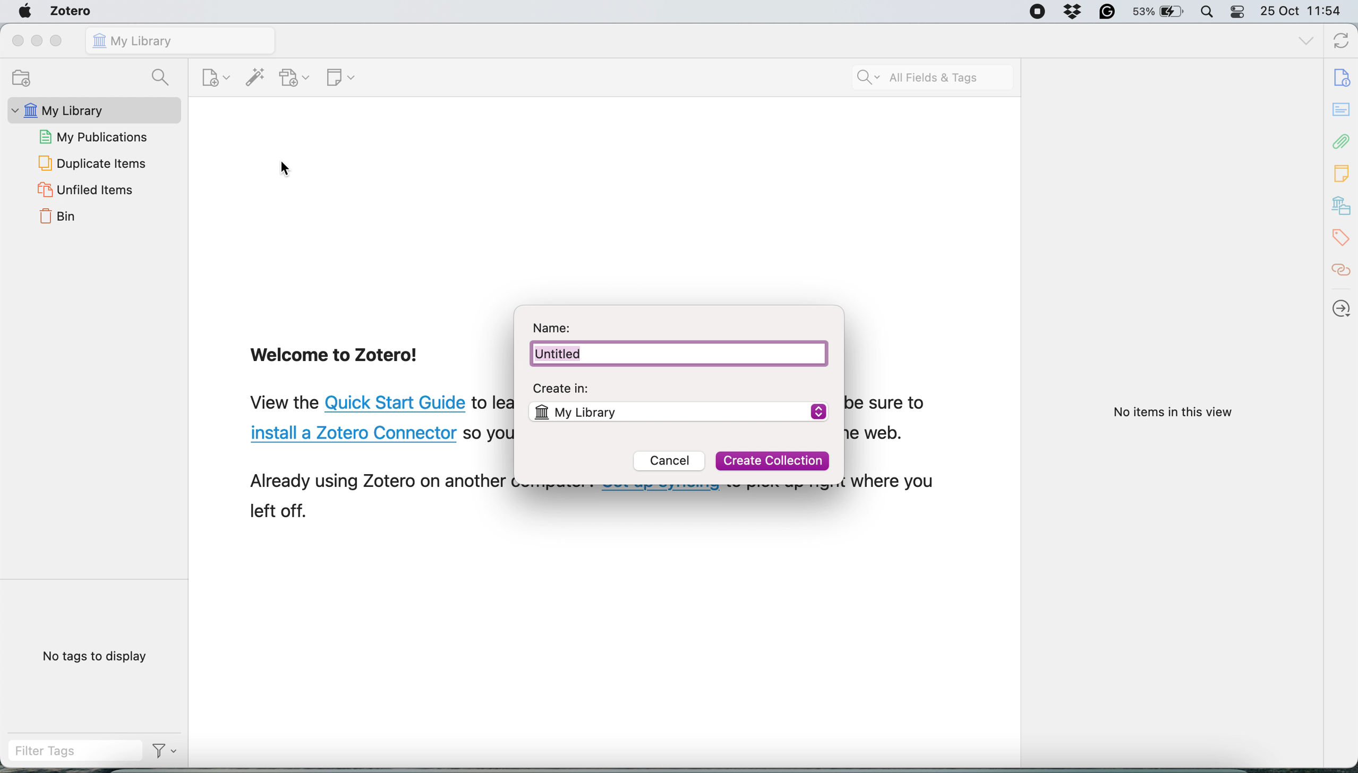 This screenshot has height=773, width=1358. Describe the element at coordinates (27, 77) in the screenshot. I see `new collection` at that location.